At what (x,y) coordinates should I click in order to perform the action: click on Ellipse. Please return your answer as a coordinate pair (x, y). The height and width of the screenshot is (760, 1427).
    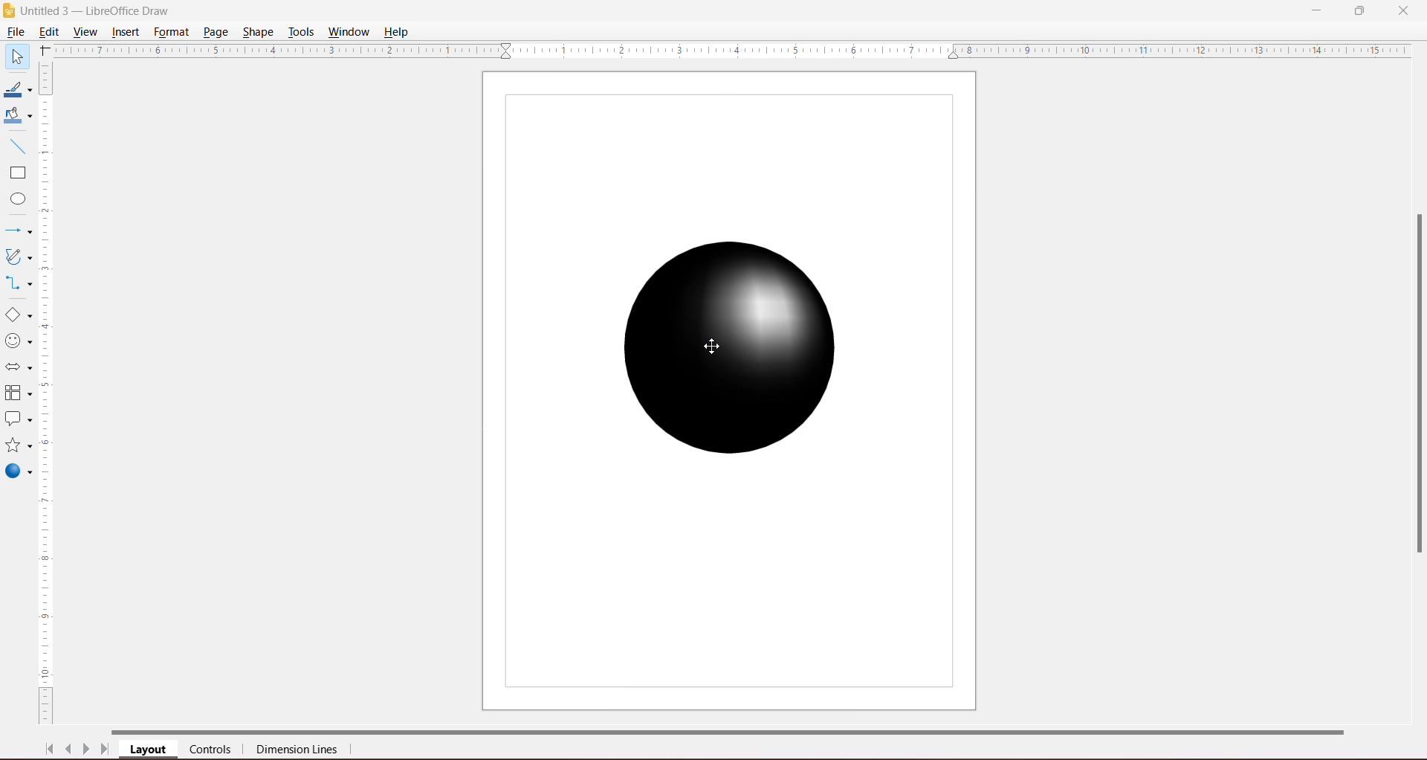
    Looking at the image, I should click on (14, 201).